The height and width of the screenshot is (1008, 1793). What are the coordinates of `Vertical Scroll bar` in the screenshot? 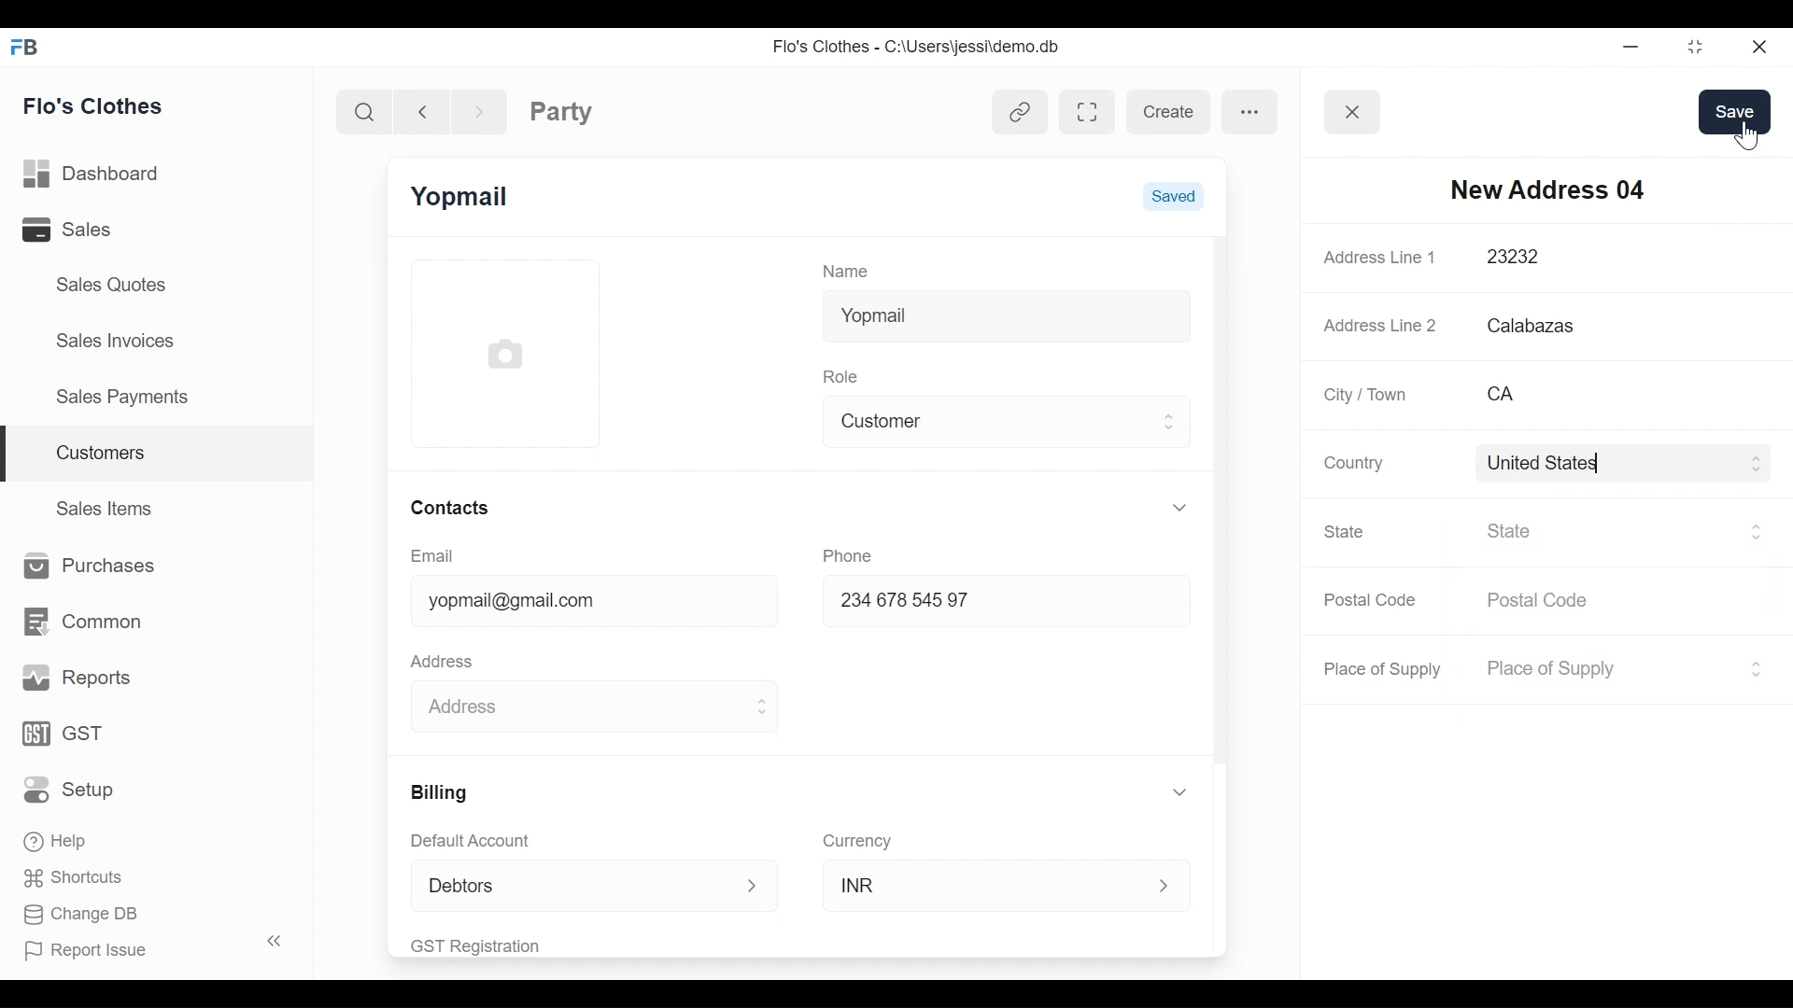 It's located at (1220, 501).